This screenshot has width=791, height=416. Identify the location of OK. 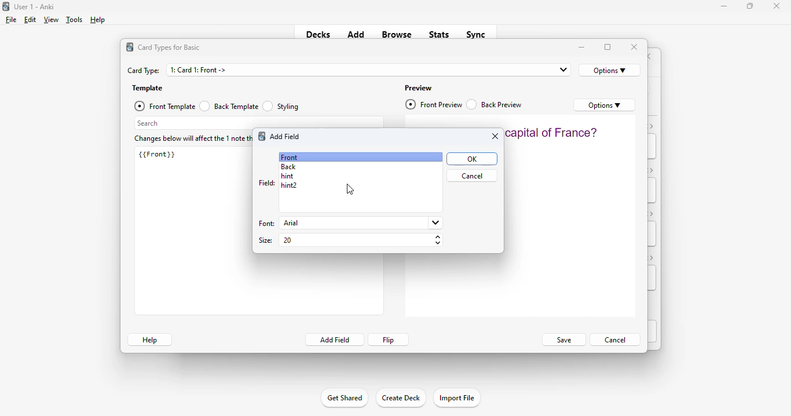
(471, 159).